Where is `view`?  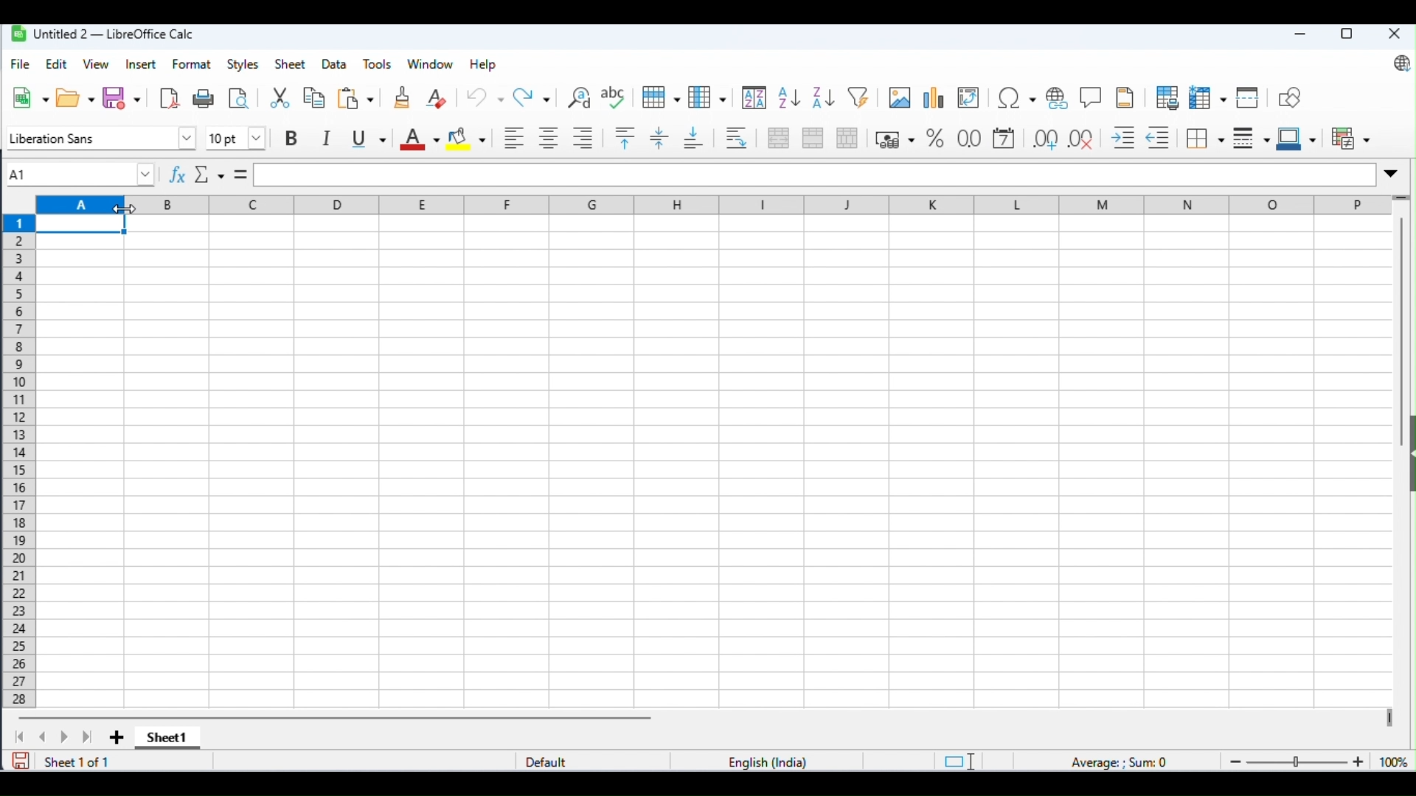 view is located at coordinates (97, 63).